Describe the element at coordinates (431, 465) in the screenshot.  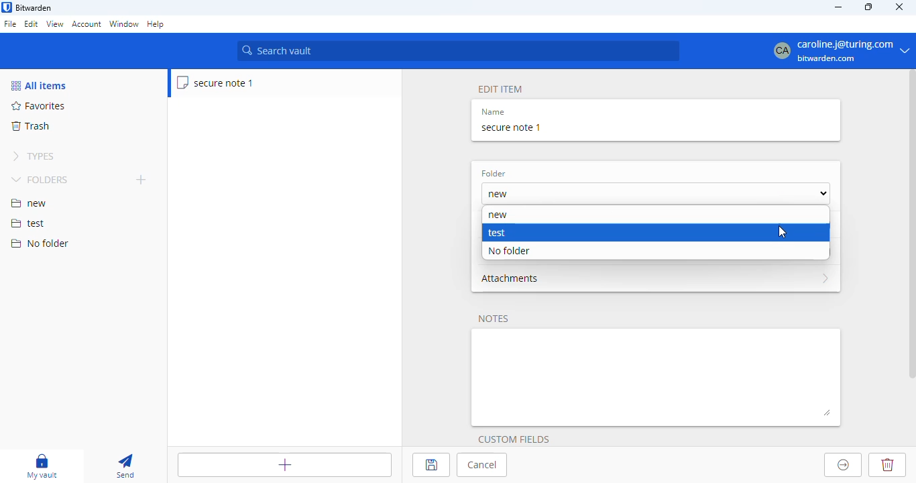
I see `save` at that location.